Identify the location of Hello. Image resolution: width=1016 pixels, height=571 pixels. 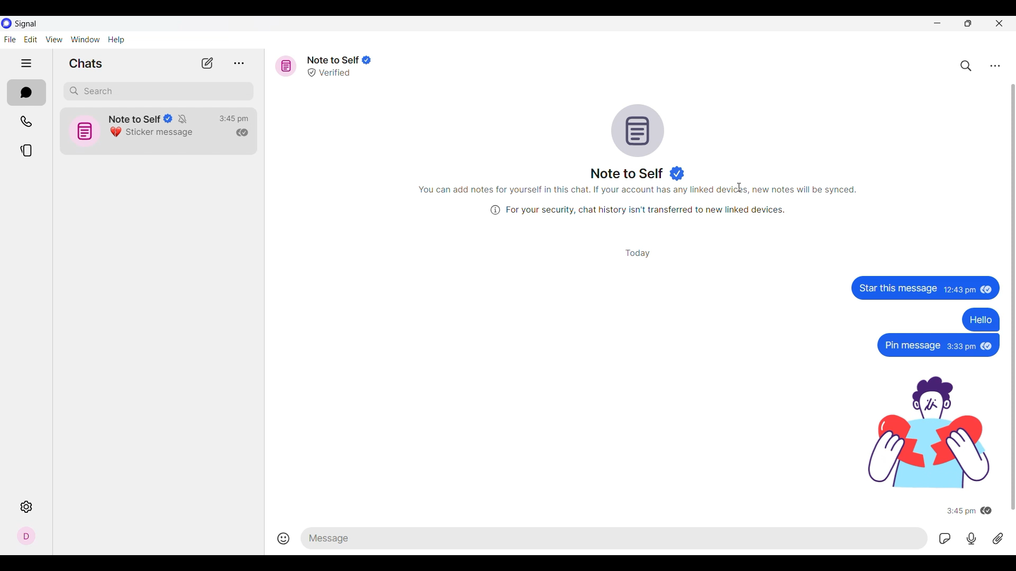
(982, 319).